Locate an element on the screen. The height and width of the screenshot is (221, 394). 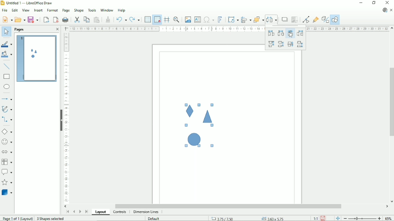
Scroll to previous page is located at coordinates (74, 212).